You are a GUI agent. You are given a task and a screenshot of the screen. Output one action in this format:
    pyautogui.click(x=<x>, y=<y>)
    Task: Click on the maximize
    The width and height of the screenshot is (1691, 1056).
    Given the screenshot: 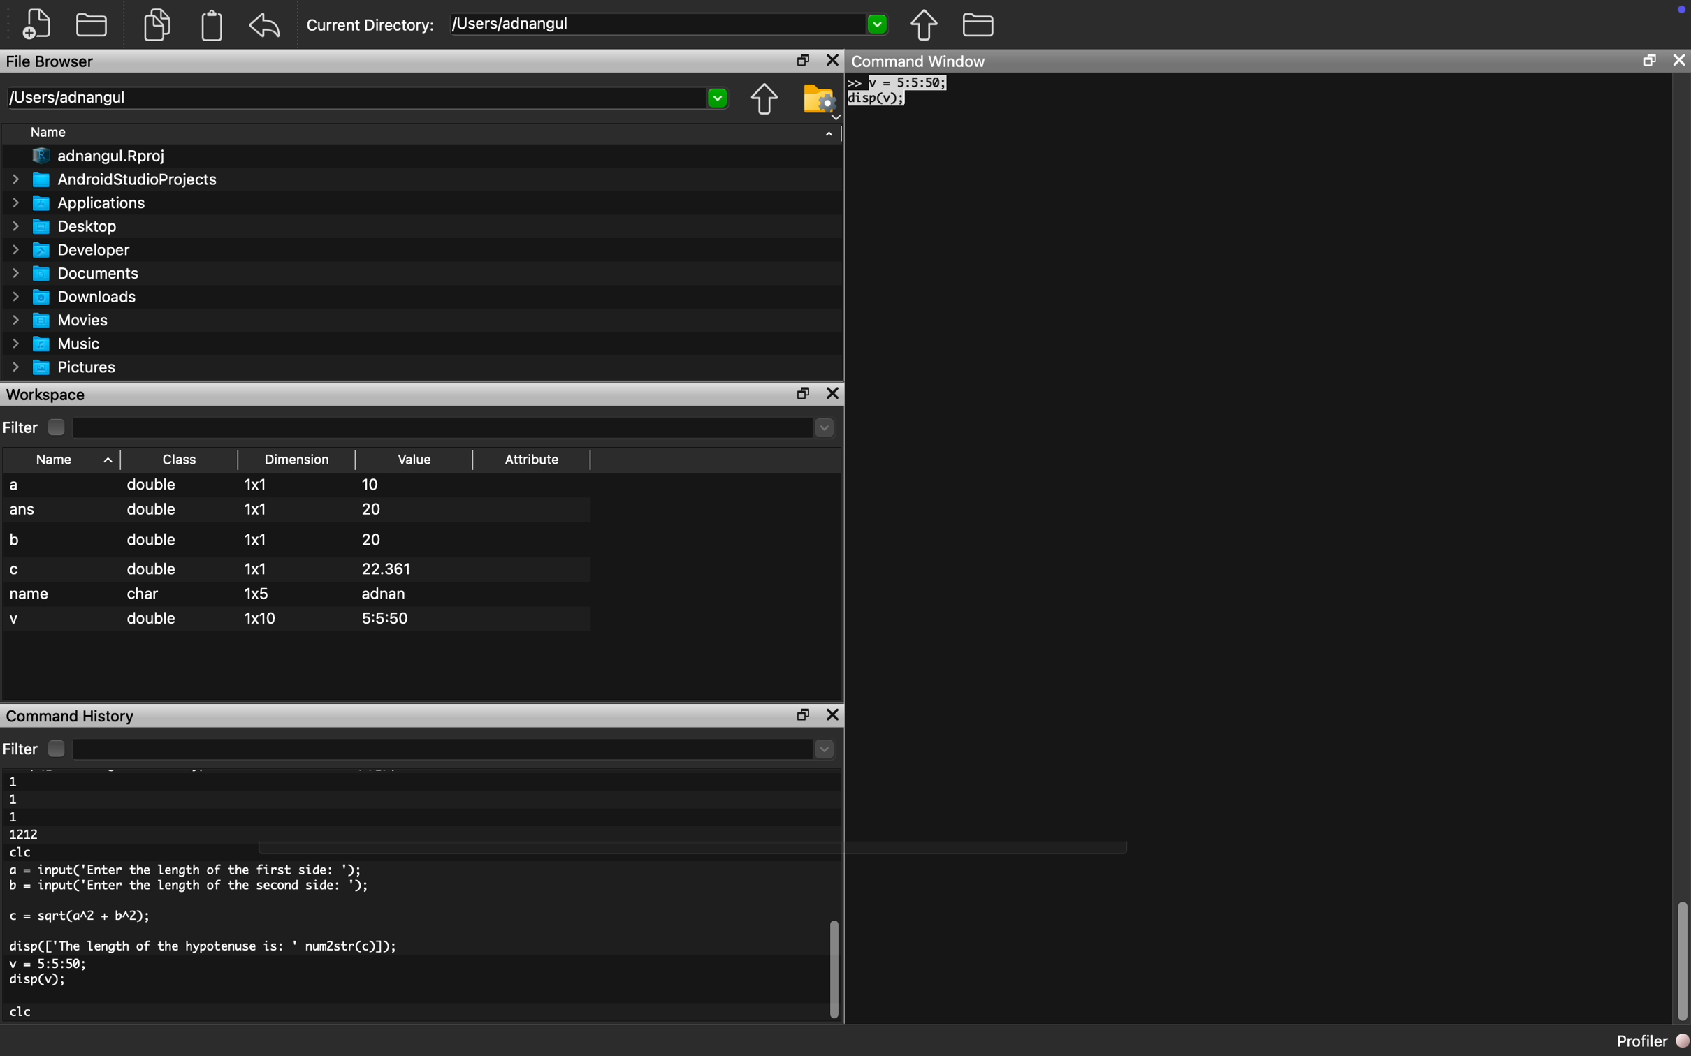 What is the action you would take?
    pyautogui.click(x=1649, y=59)
    